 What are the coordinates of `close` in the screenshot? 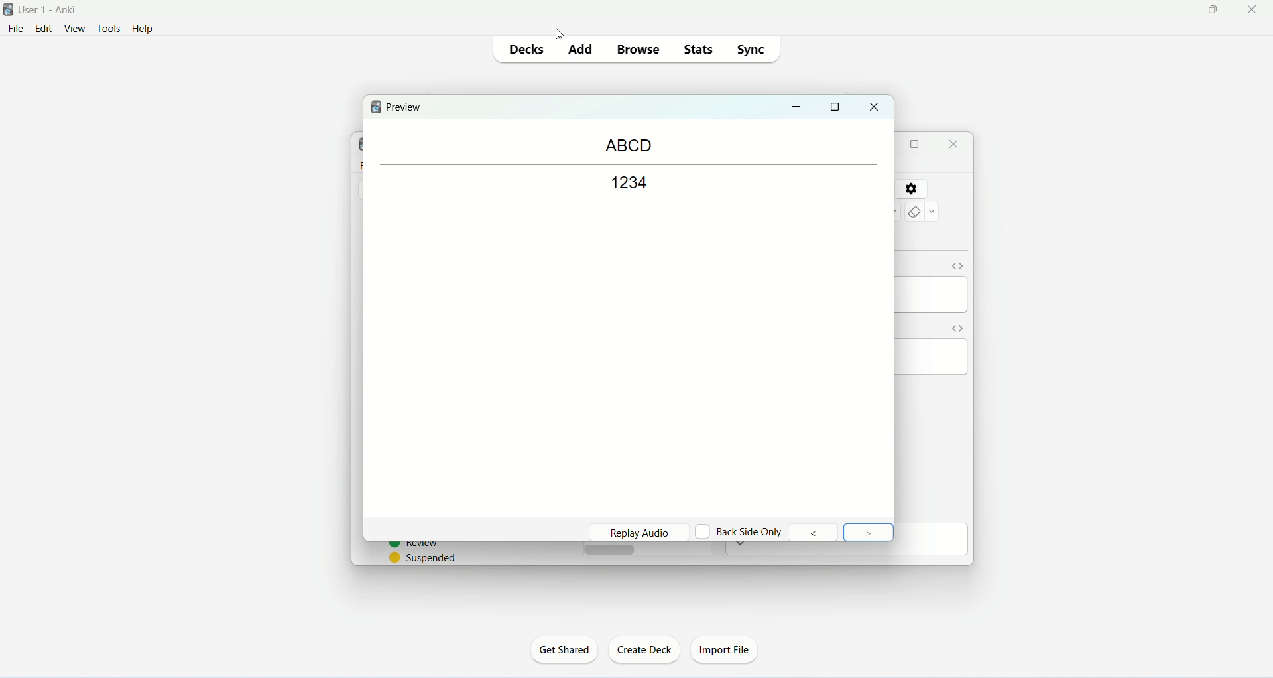 It's located at (874, 107).